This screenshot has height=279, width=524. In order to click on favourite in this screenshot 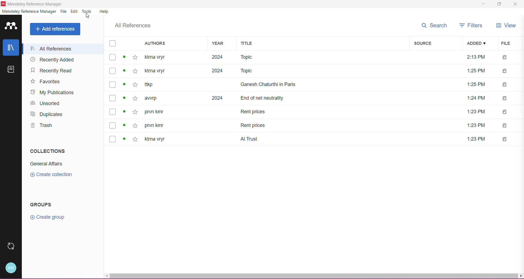, I will do `click(136, 71)`.